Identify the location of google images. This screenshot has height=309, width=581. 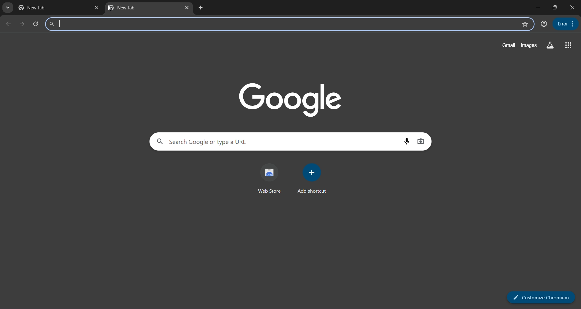
(530, 45).